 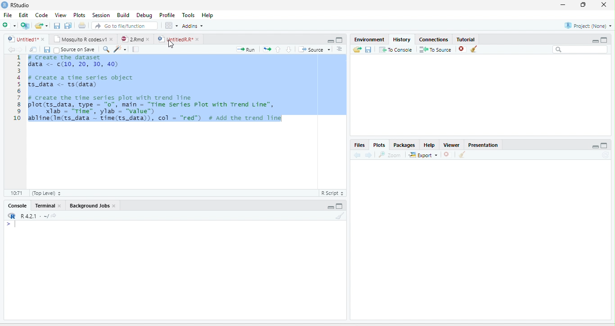 I want to click on Re-run the previous code region, so click(x=267, y=49).